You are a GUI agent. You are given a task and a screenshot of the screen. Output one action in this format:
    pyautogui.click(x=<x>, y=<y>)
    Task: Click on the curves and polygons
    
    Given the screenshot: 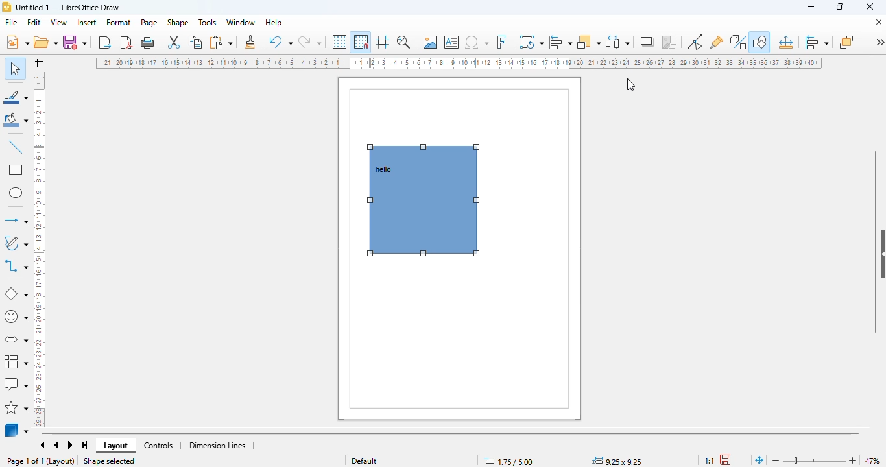 What is the action you would take?
    pyautogui.click(x=15, y=243)
    